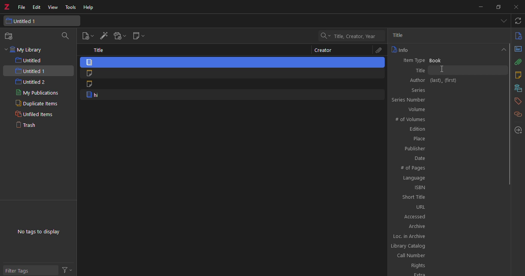 The width and height of the screenshot is (525, 276). I want to click on Author: (Last), (First), so click(448, 80).